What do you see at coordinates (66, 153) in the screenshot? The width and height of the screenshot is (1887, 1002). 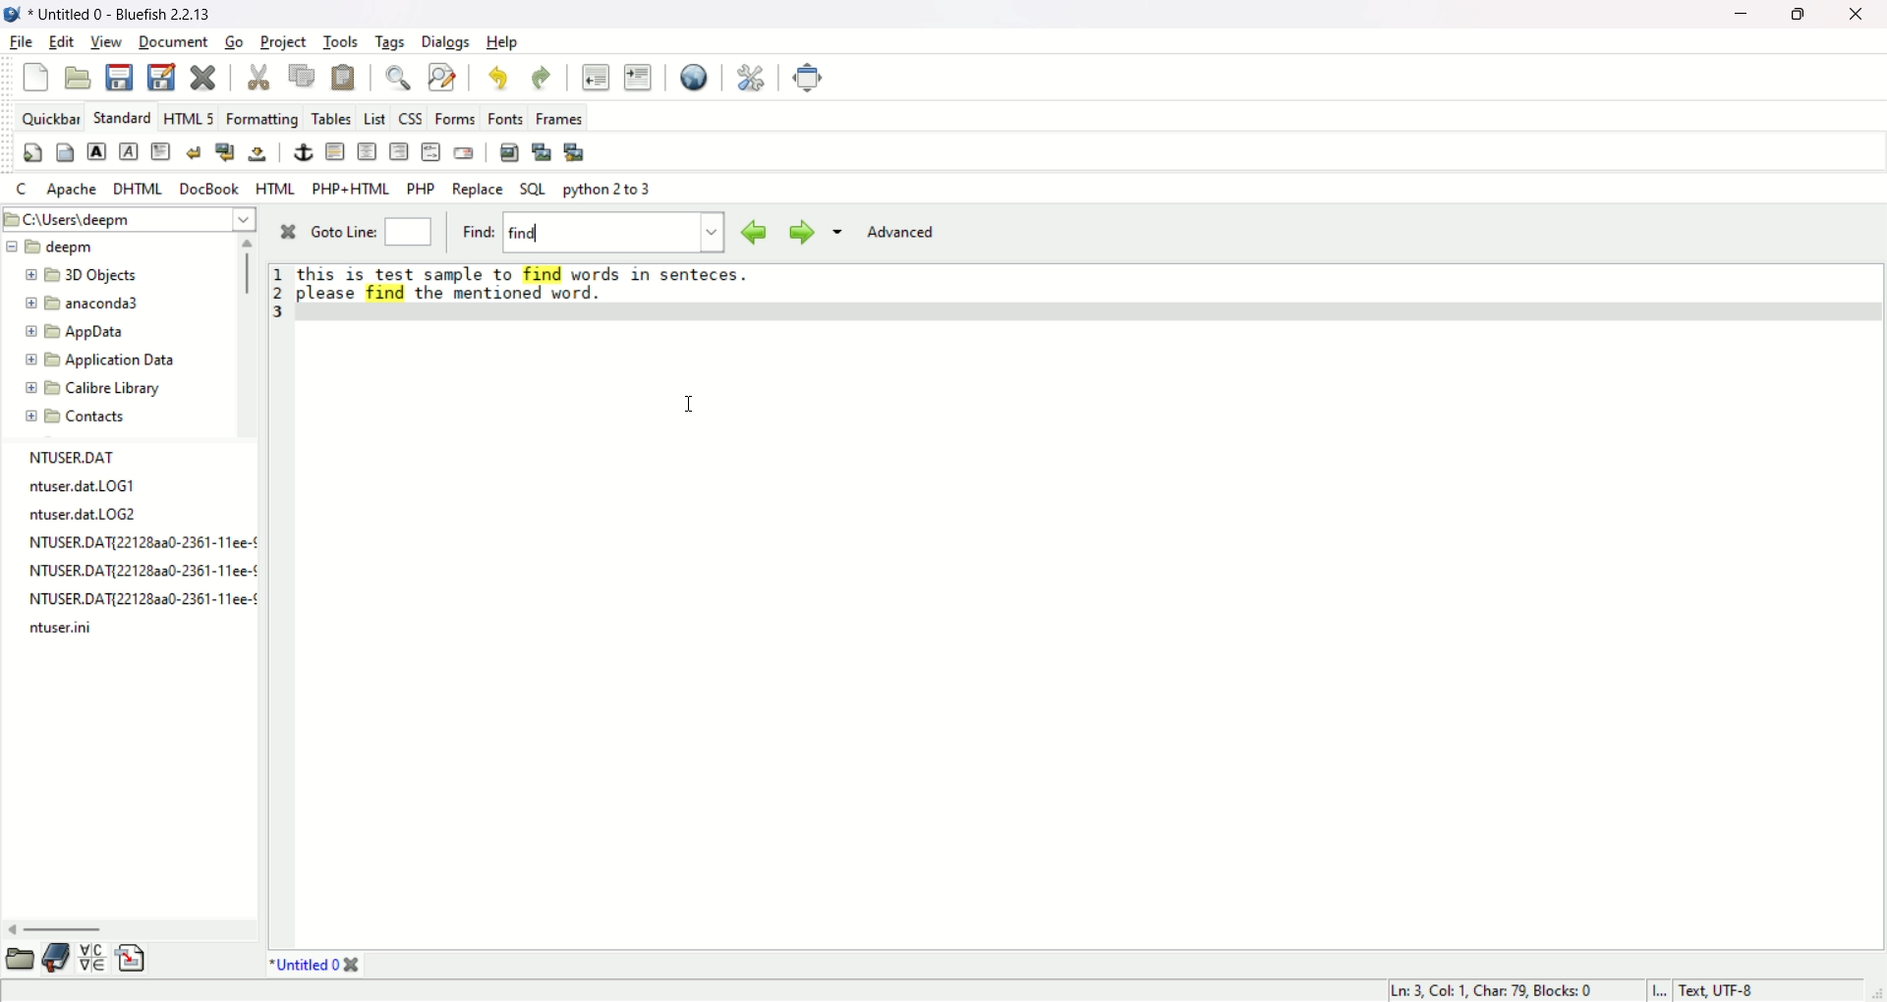 I see `body` at bounding box center [66, 153].